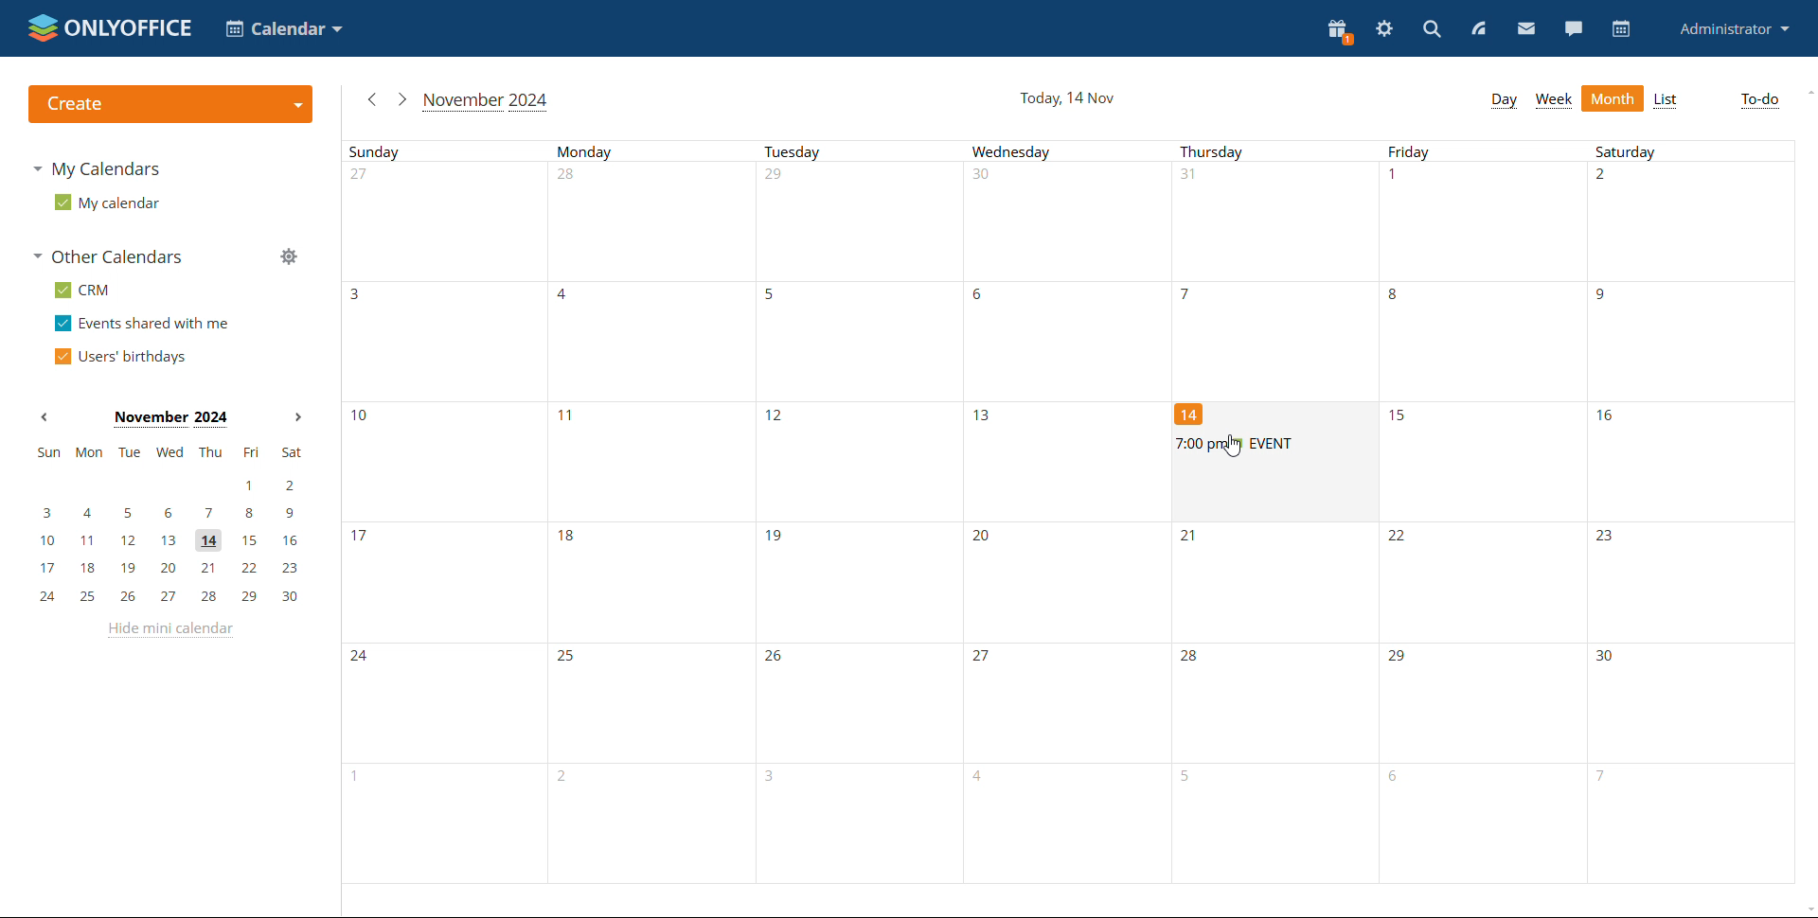 The image size is (1818, 918). I want to click on mail, so click(1526, 29).